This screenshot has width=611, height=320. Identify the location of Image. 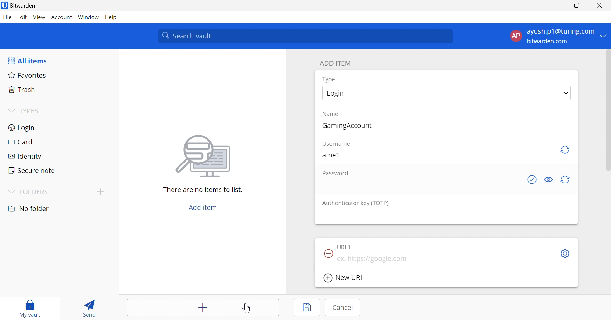
(205, 156).